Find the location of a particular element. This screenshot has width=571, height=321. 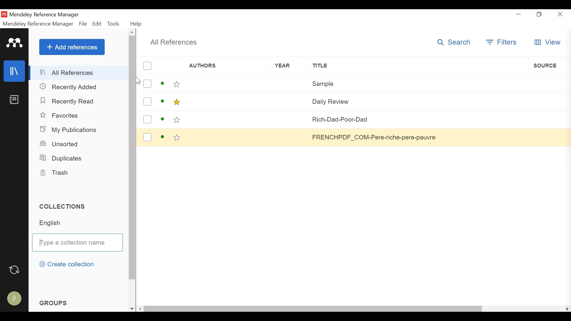

FRENCHPDF_COM-Pere-riche-pere-pauvre is located at coordinates (417, 137).